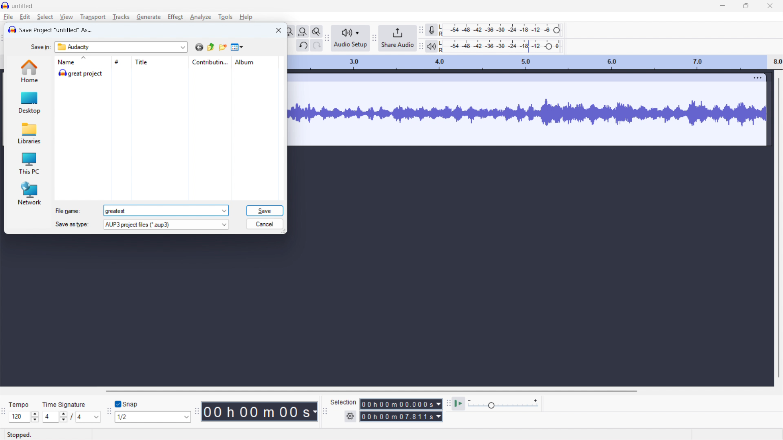 This screenshot has height=440, width=783. Describe the element at coordinates (29, 102) in the screenshot. I see `desktop` at that location.